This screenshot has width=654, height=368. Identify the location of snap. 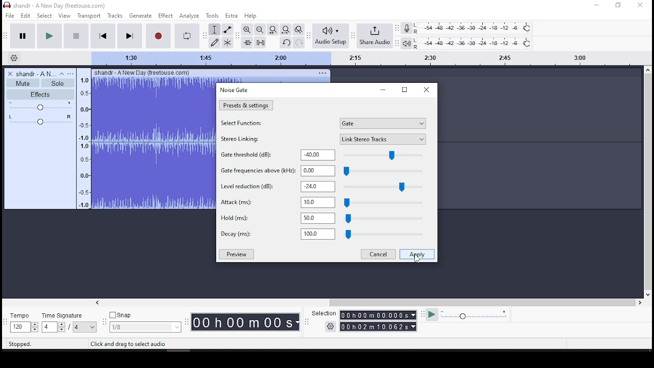
(145, 323).